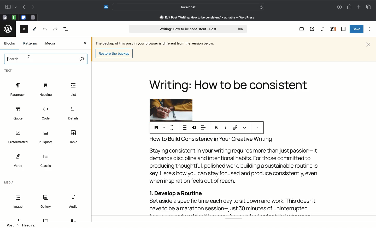  I want to click on Media, so click(9, 183).